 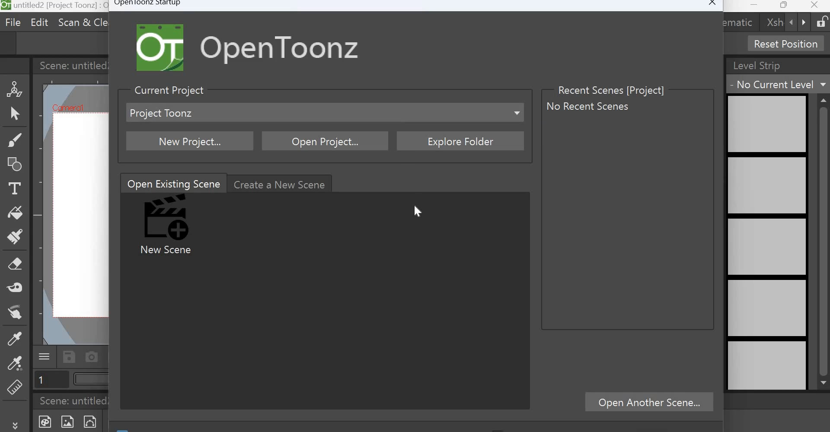 What do you see at coordinates (789, 22) in the screenshot?
I see `backward` at bounding box center [789, 22].